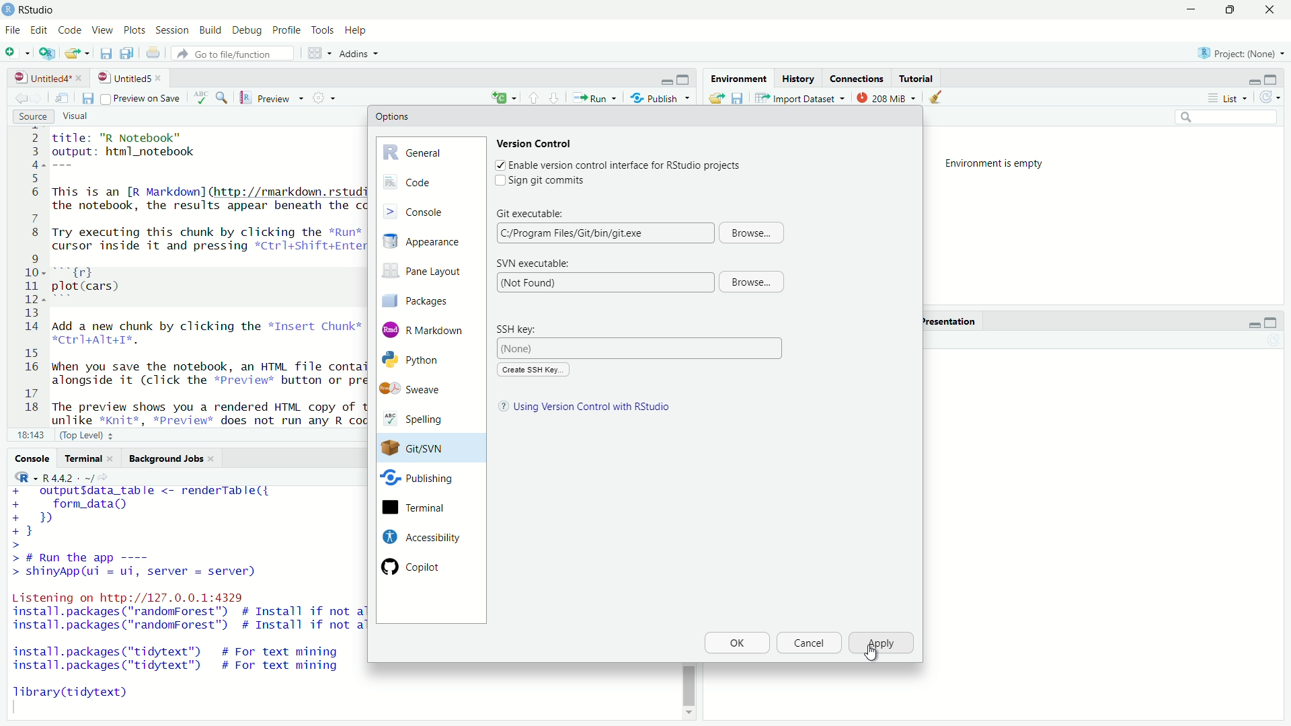  What do you see at coordinates (522, 329) in the screenshot?
I see `SSH key:` at bounding box center [522, 329].